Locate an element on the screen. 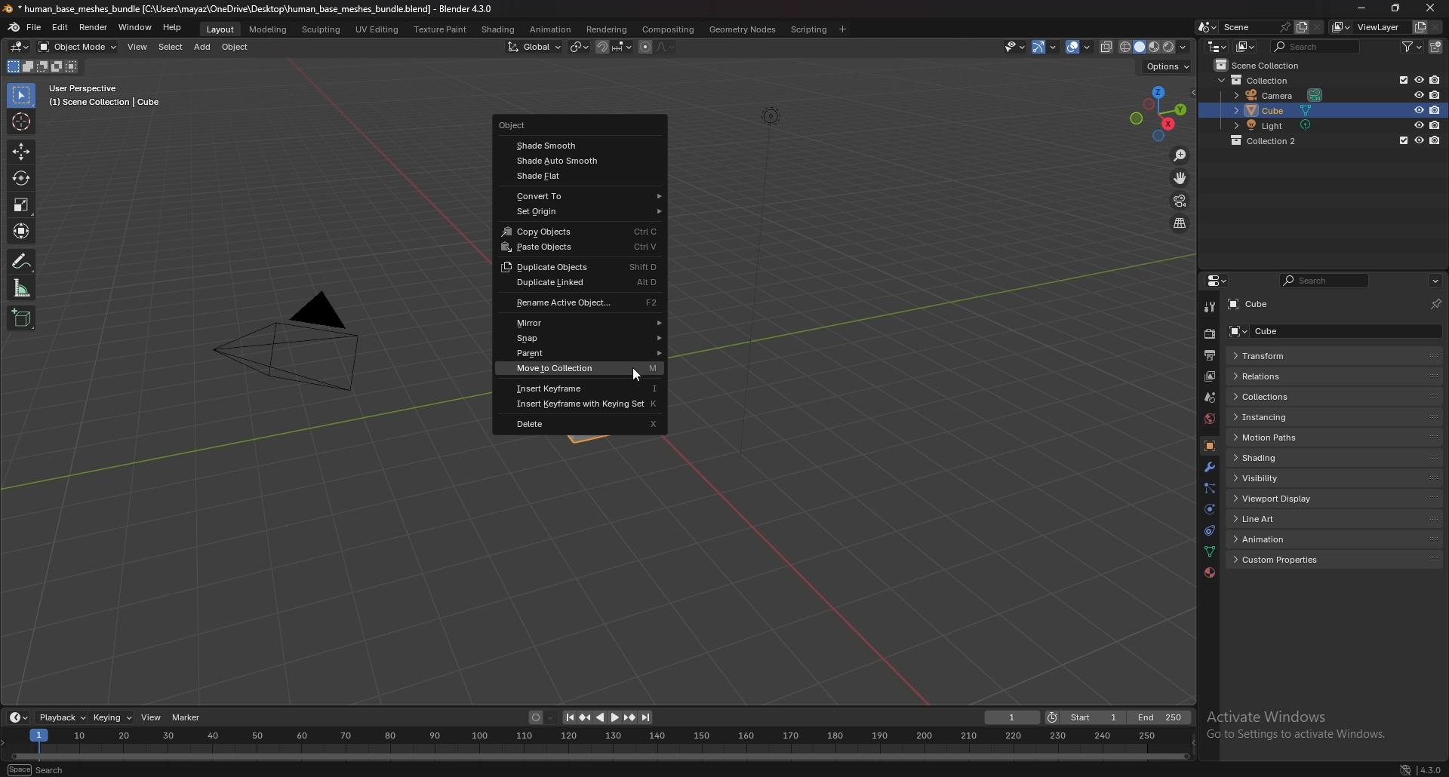 The width and height of the screenshot is (1449, 777). object is located at coordinates (1210, 447).